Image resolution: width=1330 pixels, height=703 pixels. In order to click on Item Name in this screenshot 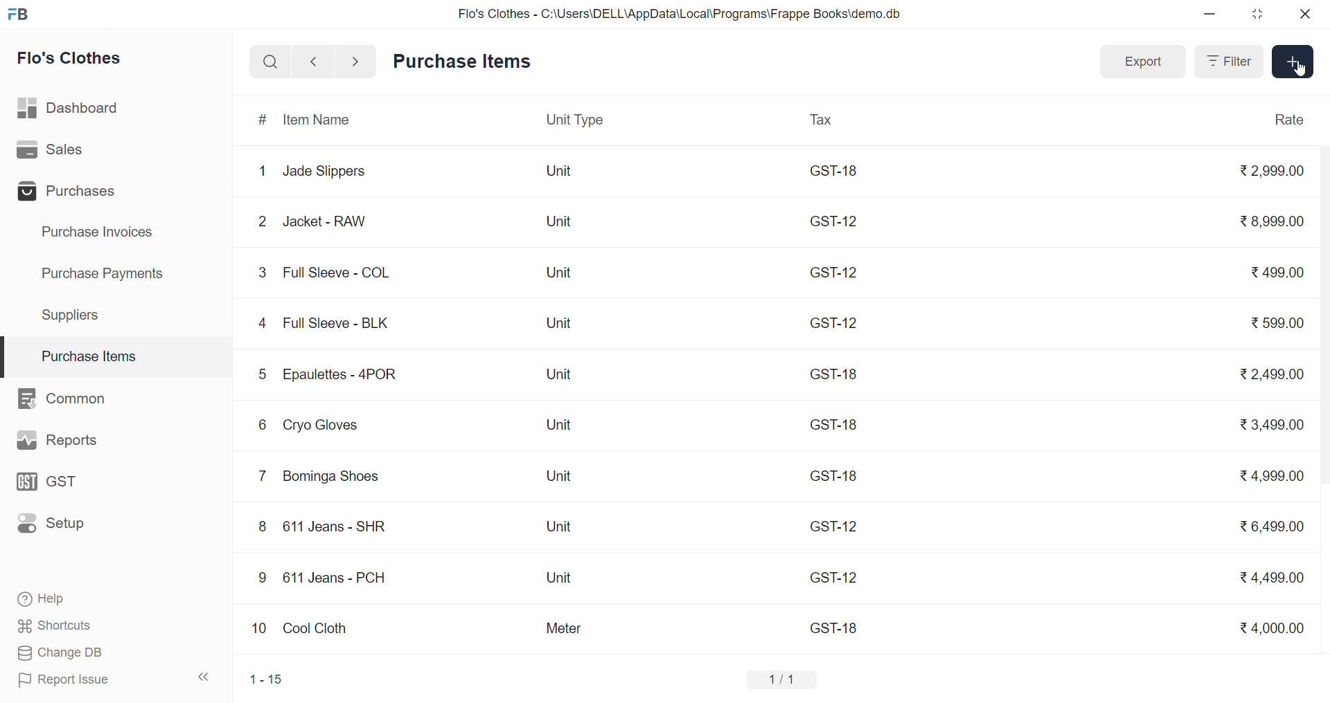, I will do `click(324, 120)`.